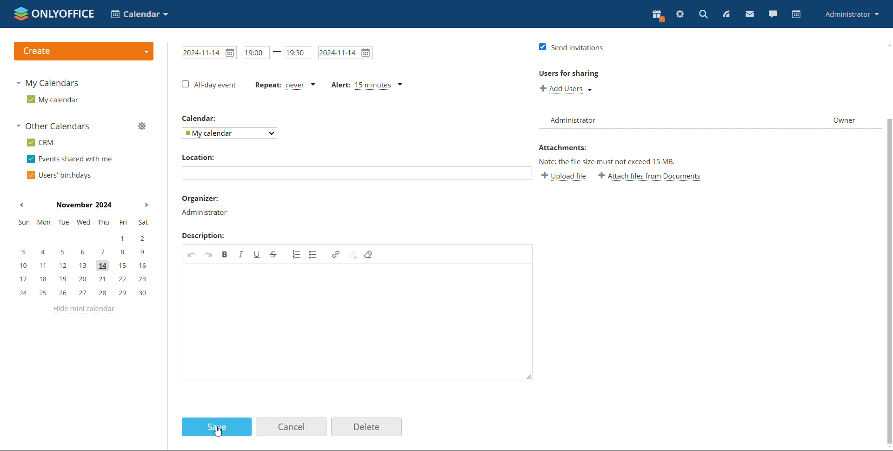 This screenshot has height=451, width=893. What do you see at coordinates (367, 427) in the screenshot?
I see `delete` at bounding box center [367, 427].